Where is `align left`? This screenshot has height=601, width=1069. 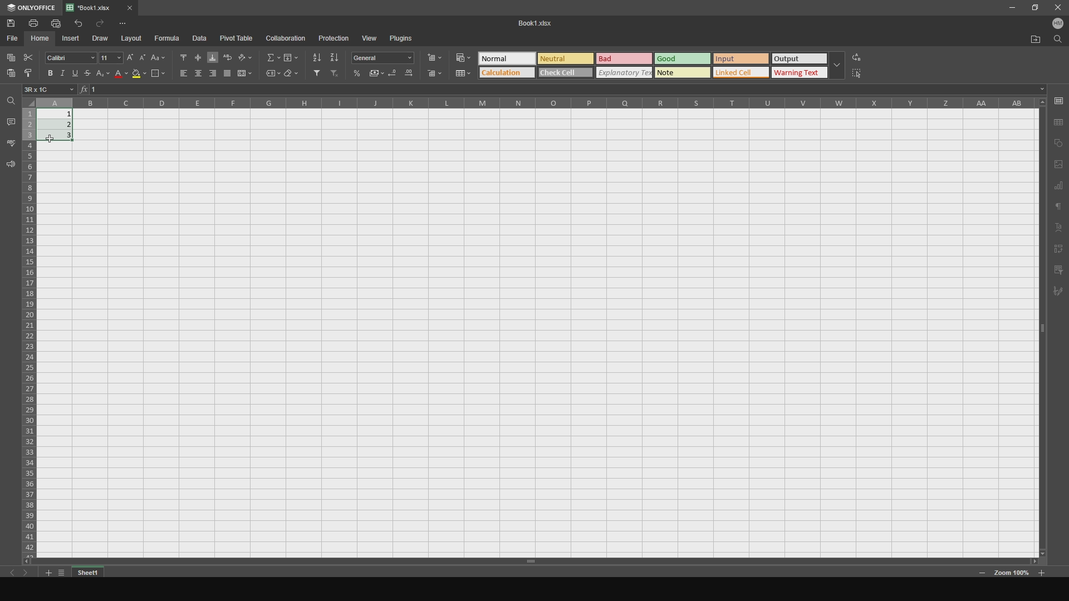
align left is located at coordinates (179, 74).